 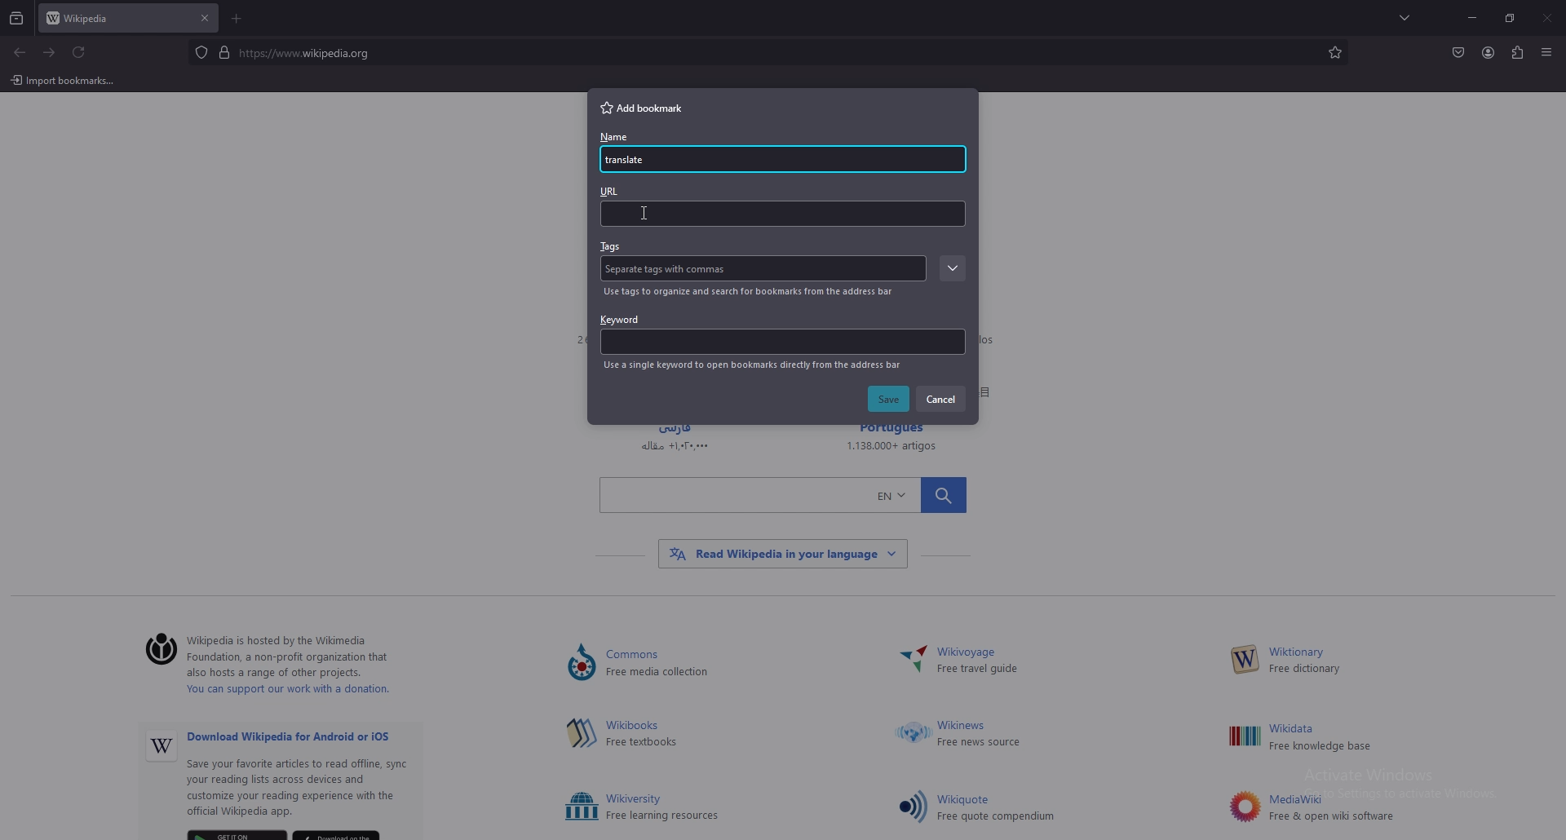 I want to click on expand, so click(x=950, y=269).